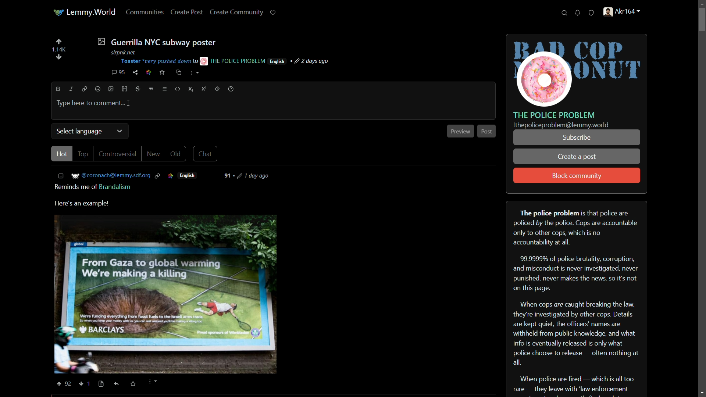  Describe the element at coordinates (204, 154) in the screenshot. I see `chat` at that location.